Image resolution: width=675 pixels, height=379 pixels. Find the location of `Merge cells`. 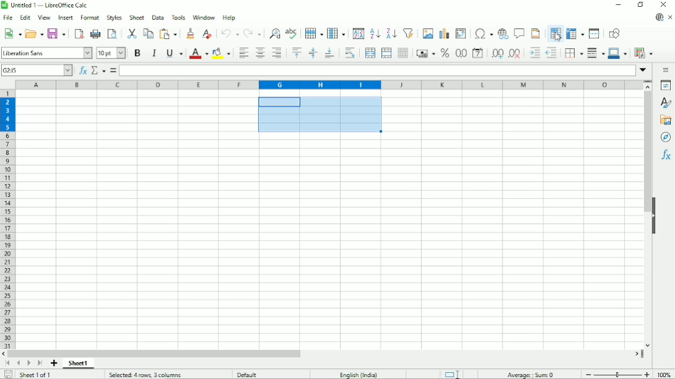

Merge cells is located at coordinates (386, 52).